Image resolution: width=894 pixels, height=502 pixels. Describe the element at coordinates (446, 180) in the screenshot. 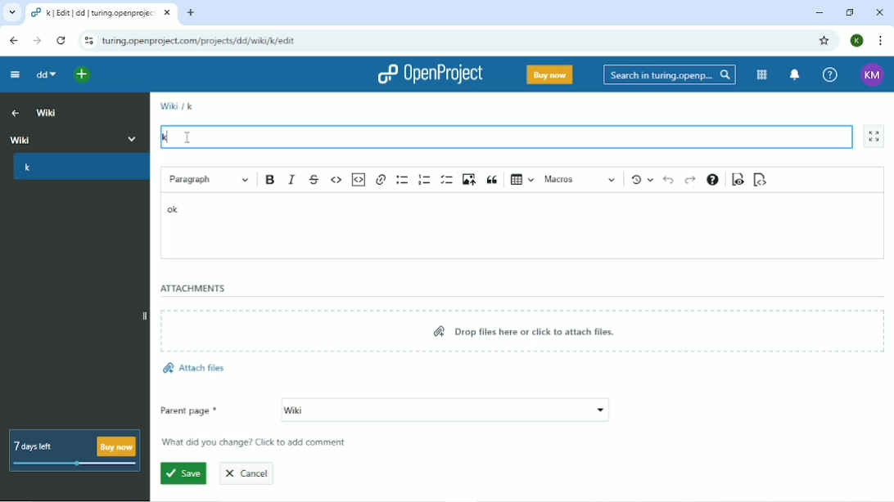

I see `To-do list` at that location.